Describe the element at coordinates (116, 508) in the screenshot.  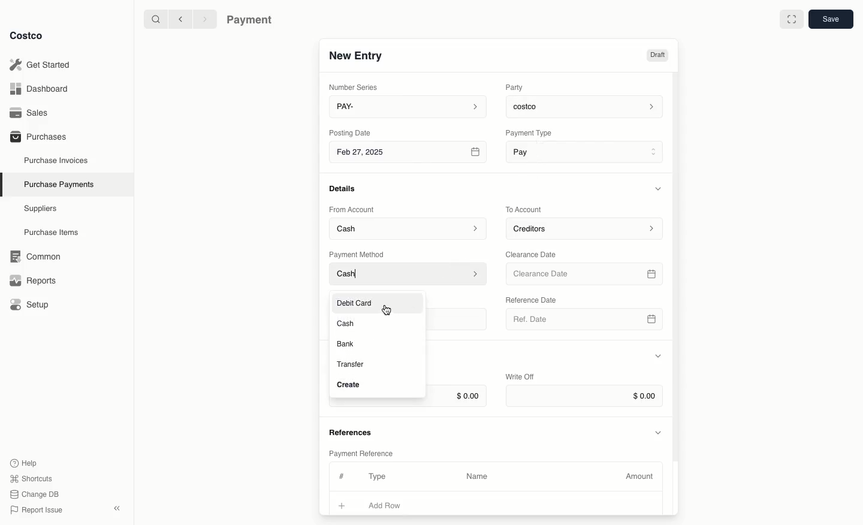
I see `collapse` at that location.